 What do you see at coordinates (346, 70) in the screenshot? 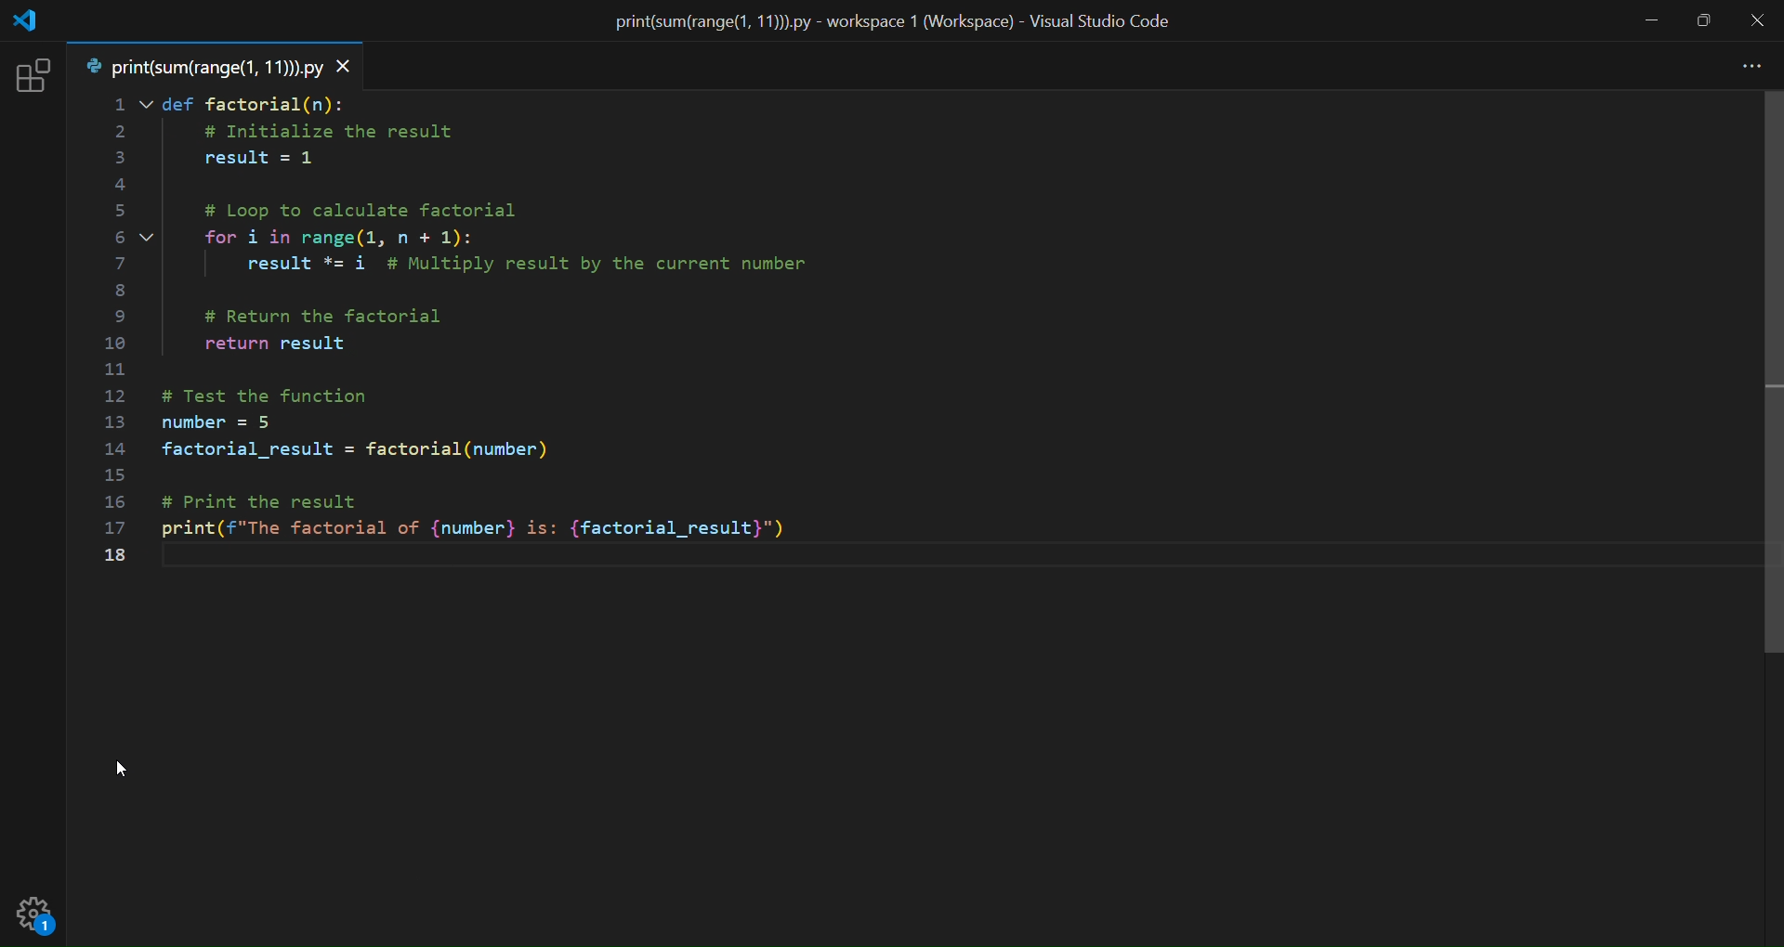
I see `close tab` at bounding box center [346, 70].